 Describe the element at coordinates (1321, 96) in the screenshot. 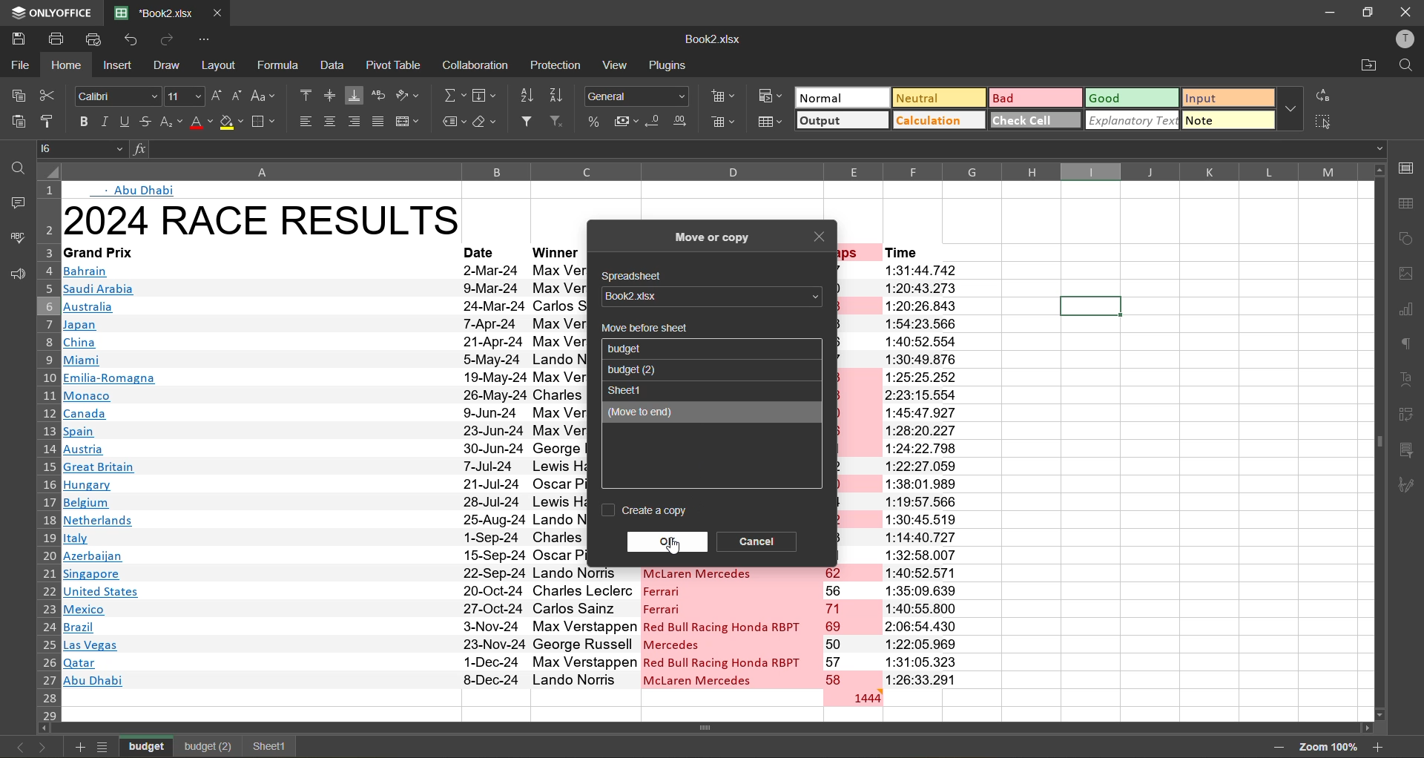

I see `replace` at that location.